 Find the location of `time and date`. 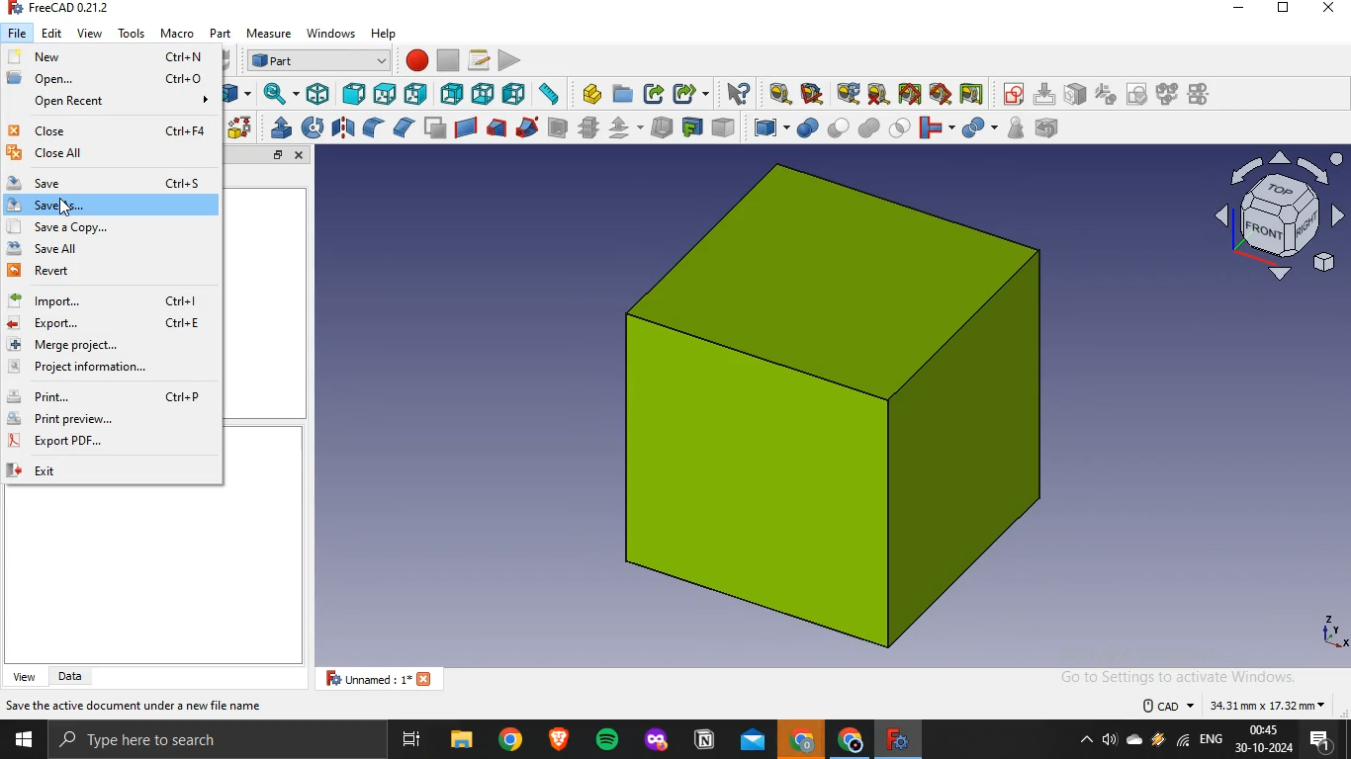

time and date is located at coordinates (1263, 742).